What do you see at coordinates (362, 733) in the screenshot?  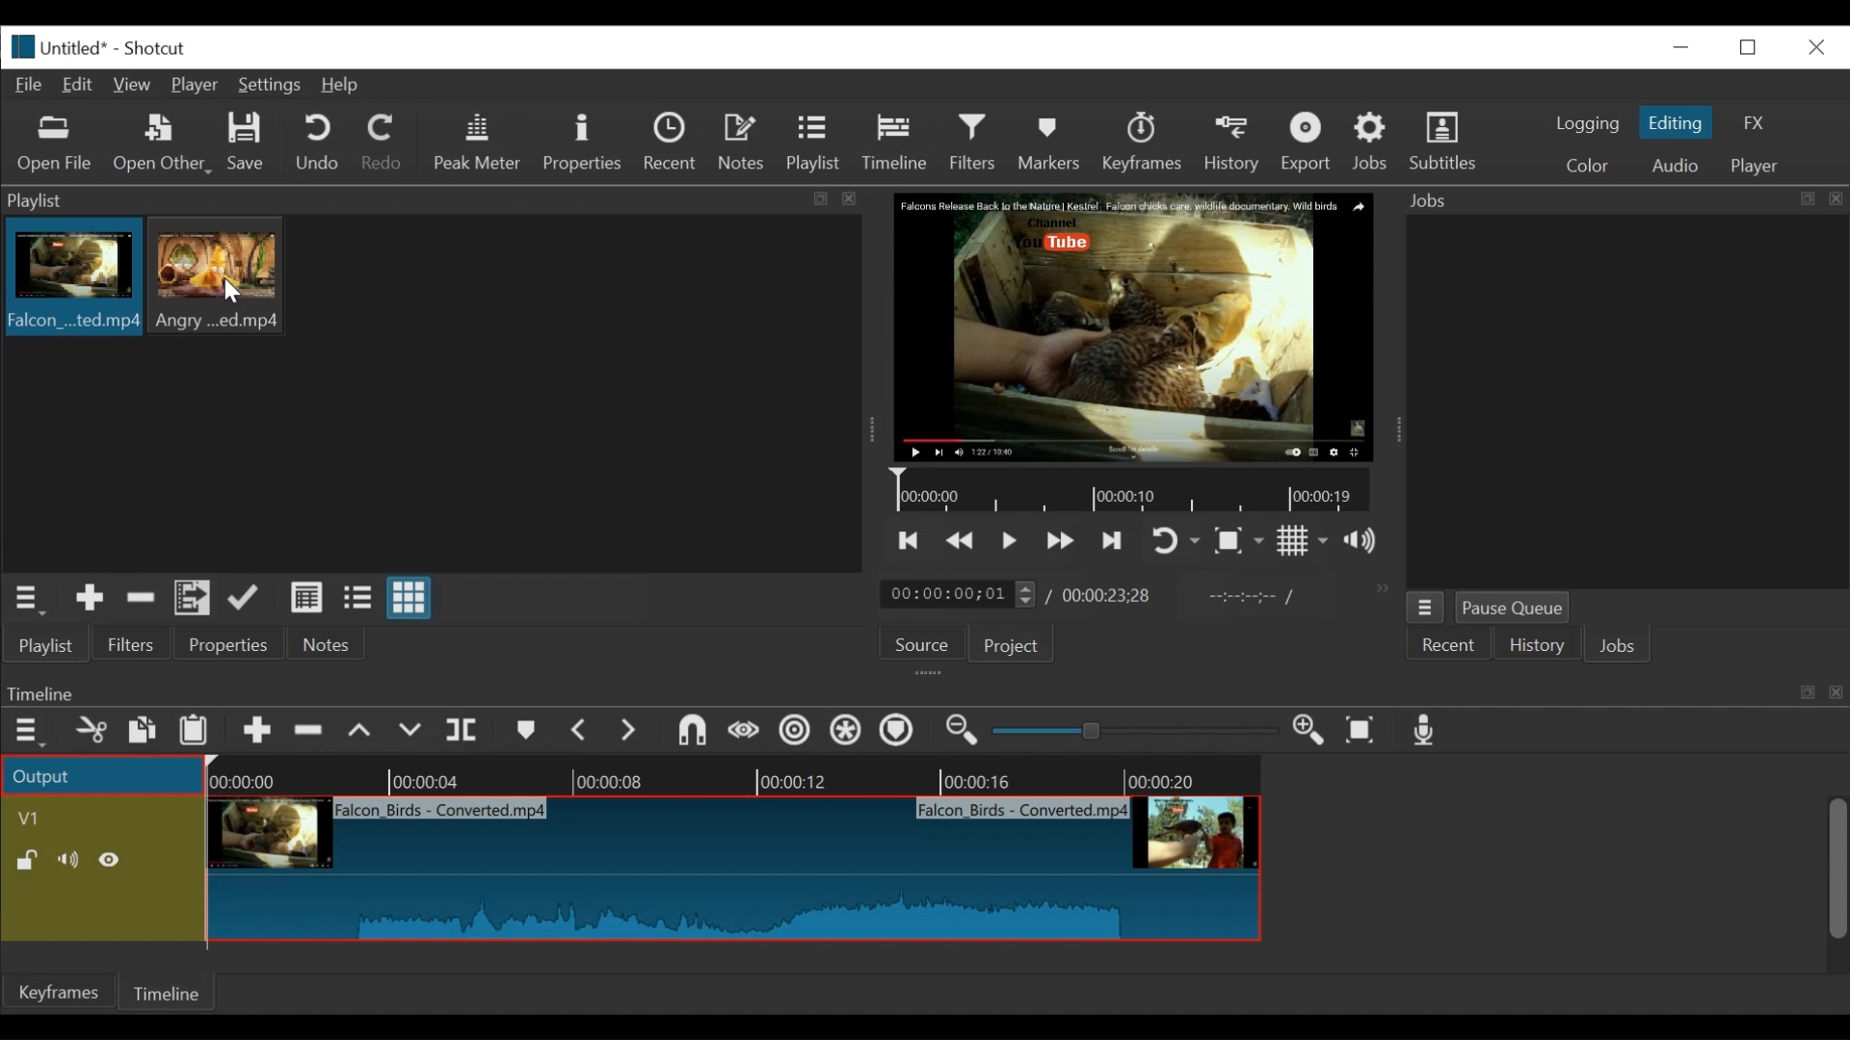 I see `lift` at bounding box center [362, 733].